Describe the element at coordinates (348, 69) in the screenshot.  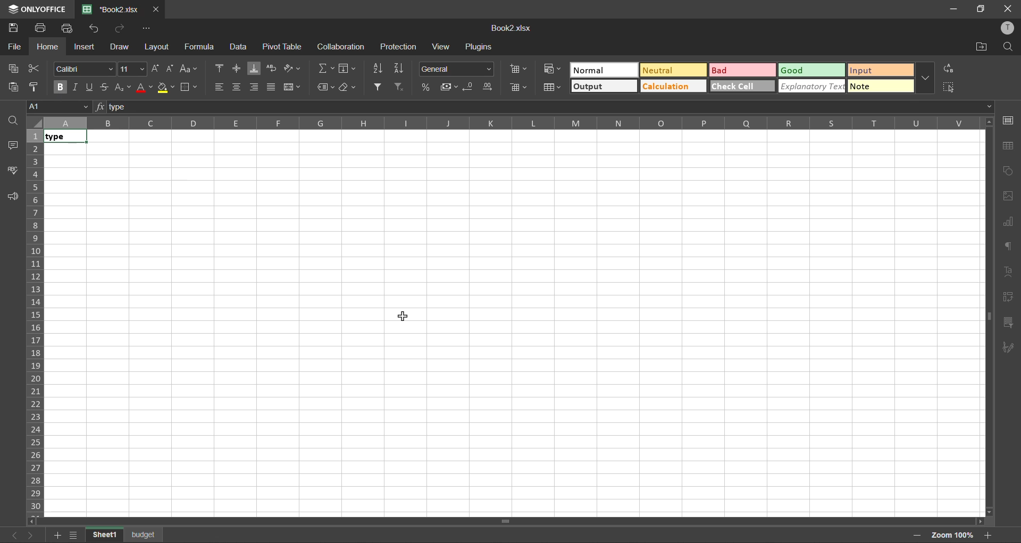
I see `fields` at that location.